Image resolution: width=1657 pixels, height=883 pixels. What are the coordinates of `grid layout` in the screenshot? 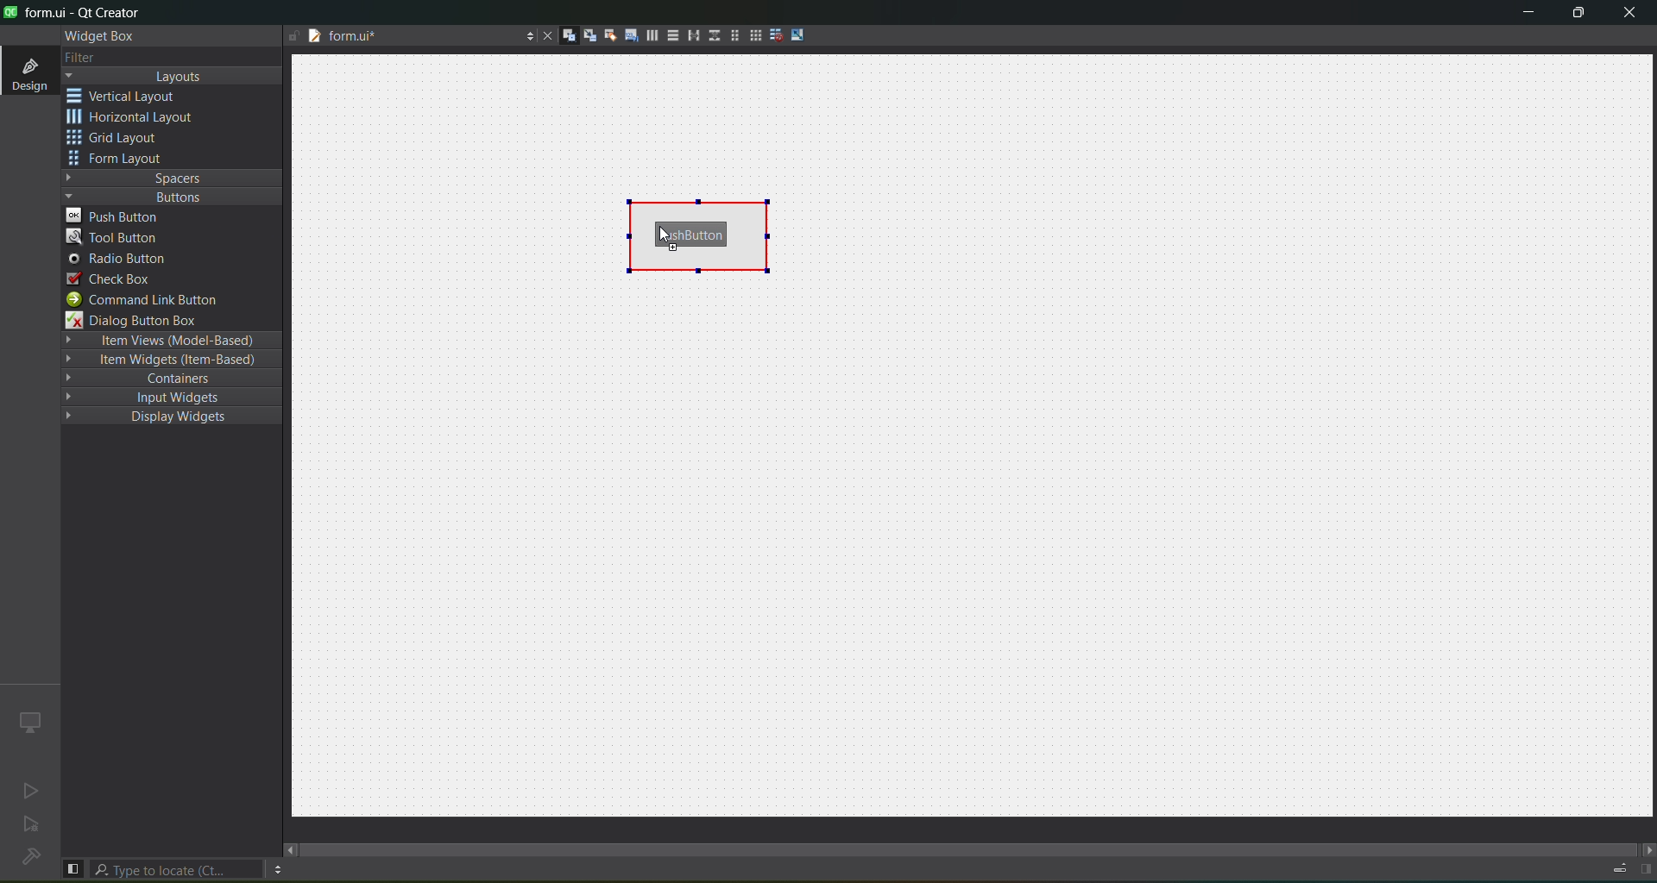 It's located at (118, 140).